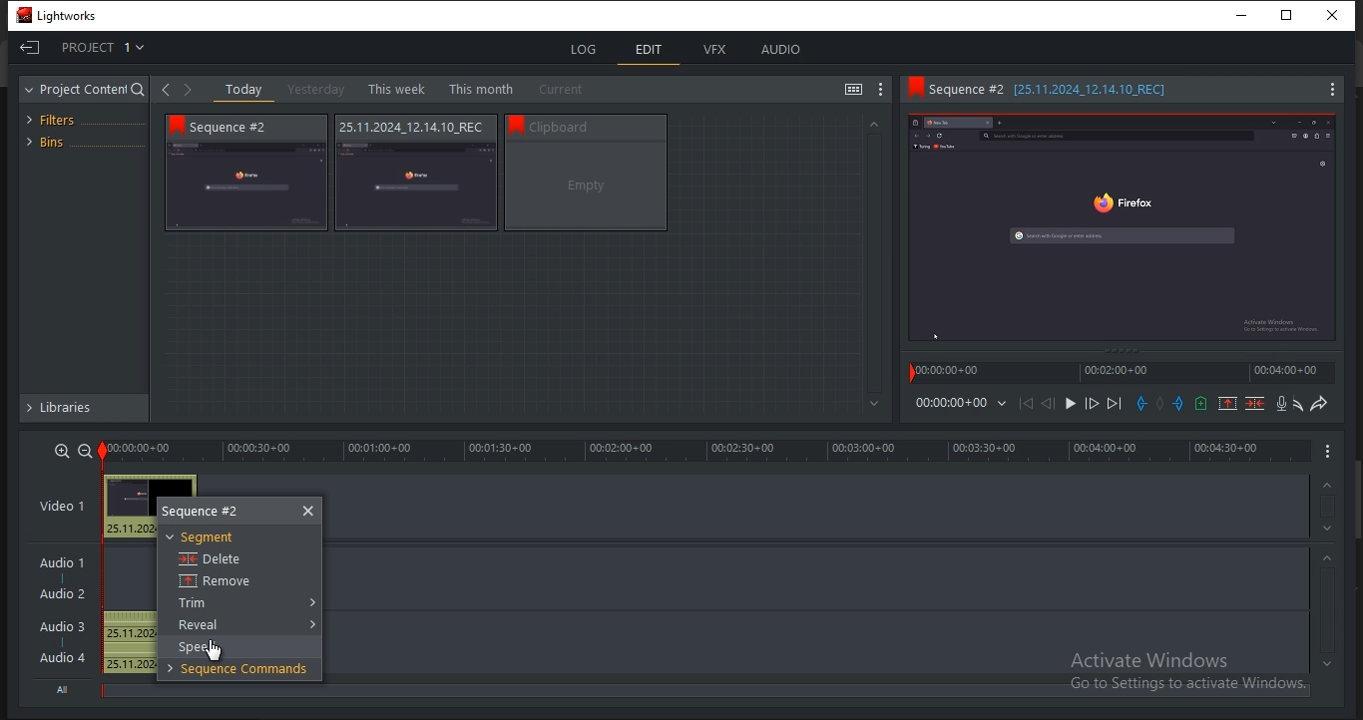 This screenshot has width=1363, height=720. Describe the element at coordinates (130, 530) in the screenshot. I see `25.11.2024_12.14` at that location.